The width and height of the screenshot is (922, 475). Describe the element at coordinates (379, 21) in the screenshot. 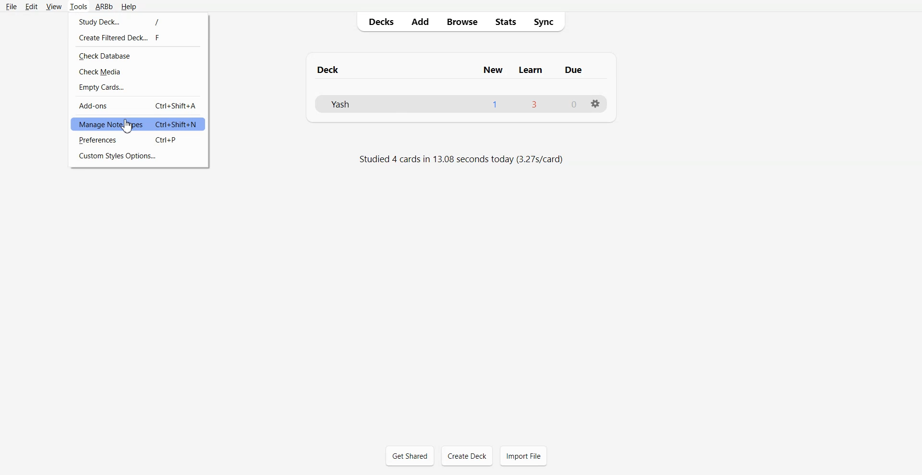

I see `Decks ` at that location.